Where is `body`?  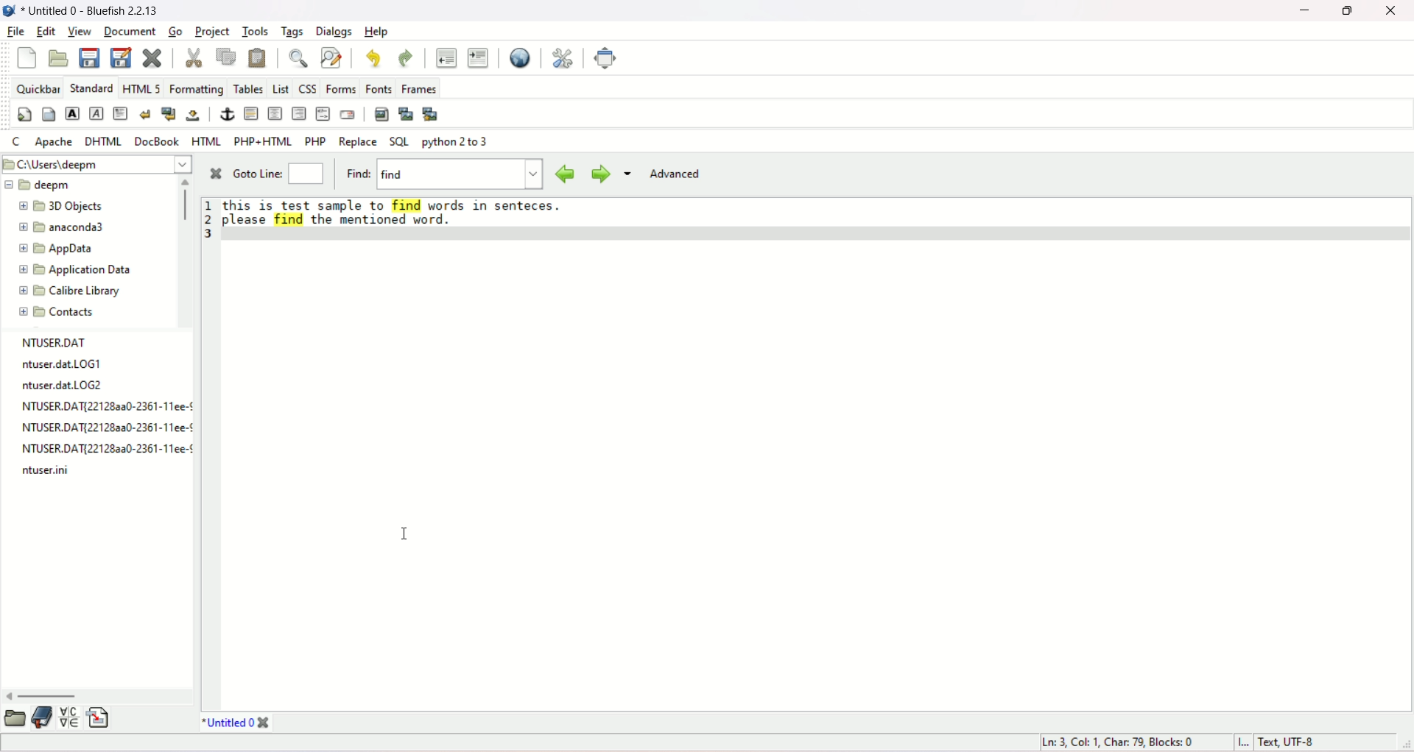
body is located at coordinates (48, 114).